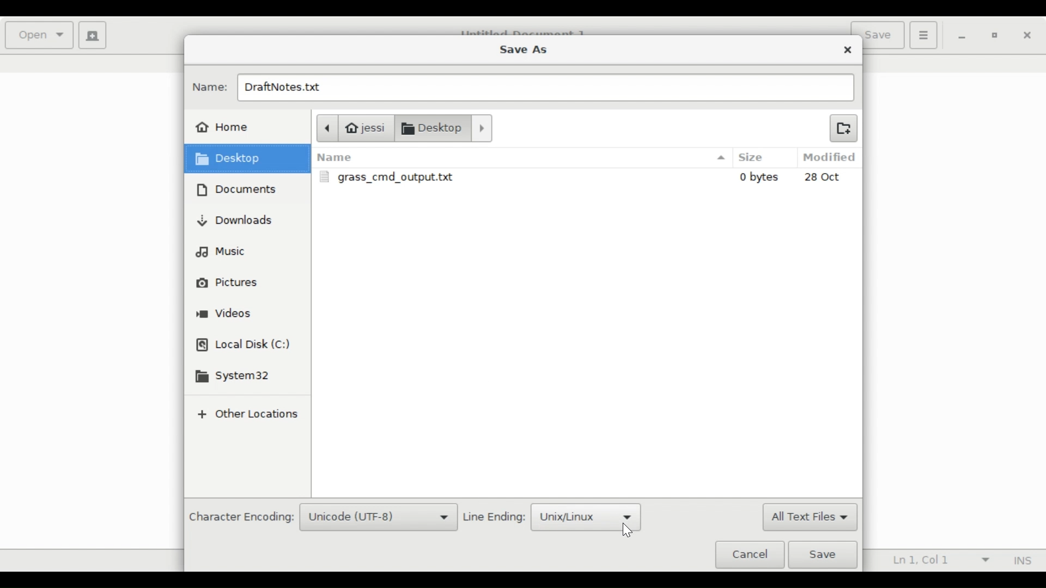 The image size is (1046, 588). Describe the element at coordinates (379, 518) in the screenshot. I see `Unicode (UTF-8)` at that location.